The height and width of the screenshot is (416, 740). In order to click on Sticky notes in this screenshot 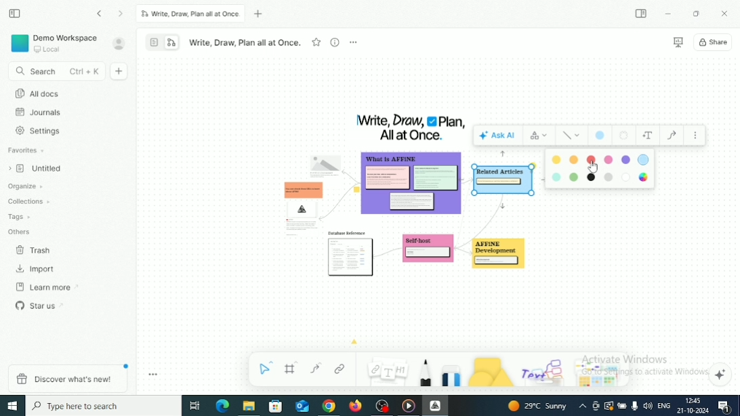, I will do `click(428, 251)`.